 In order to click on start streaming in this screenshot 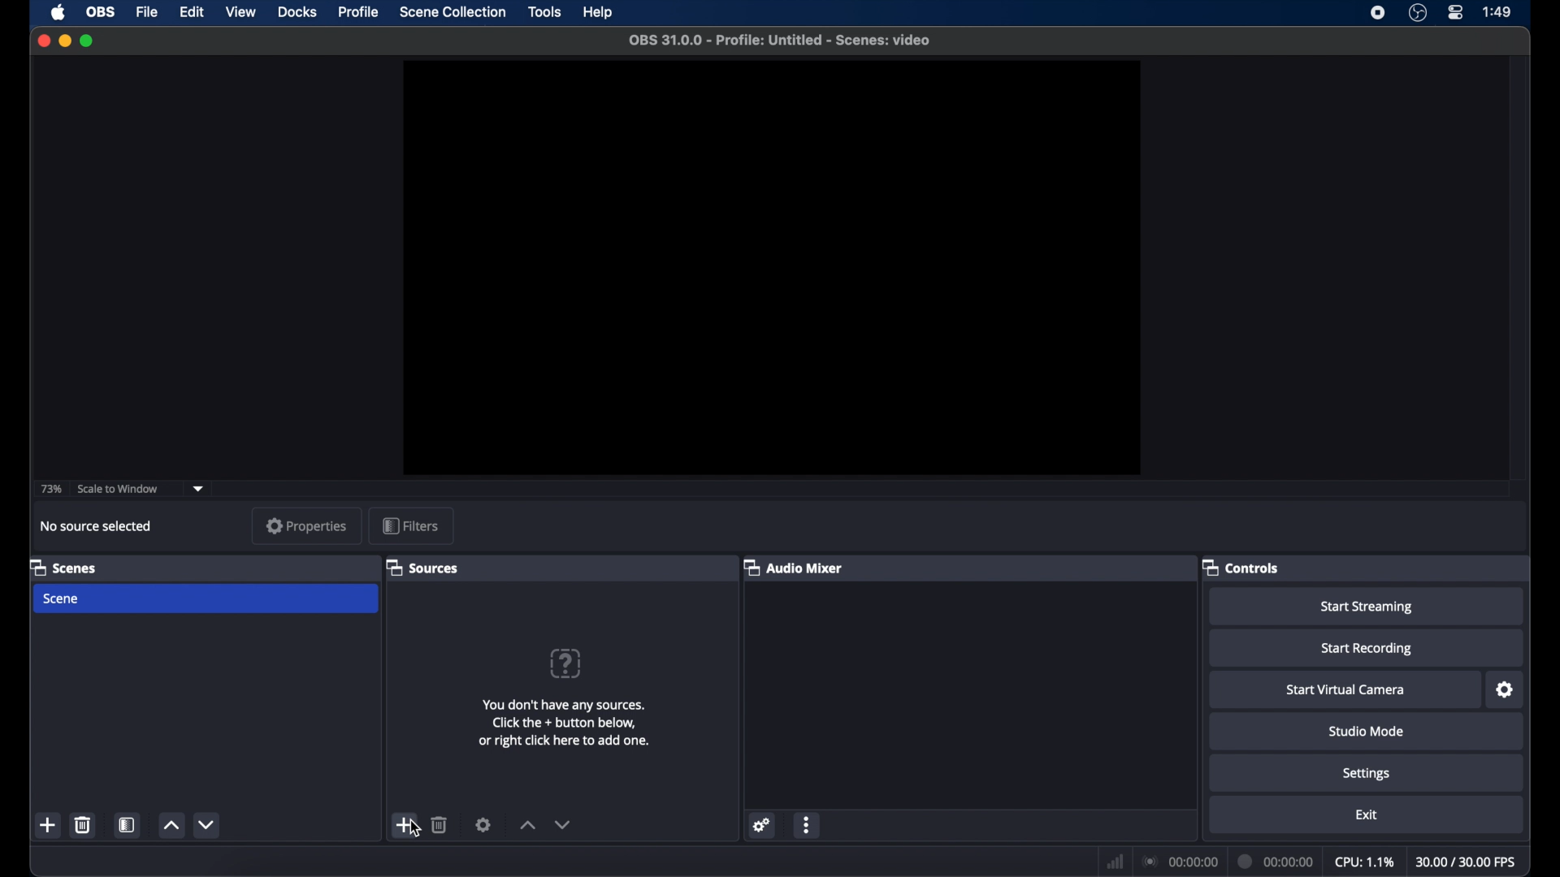, I will do `click(1368, 607)`.